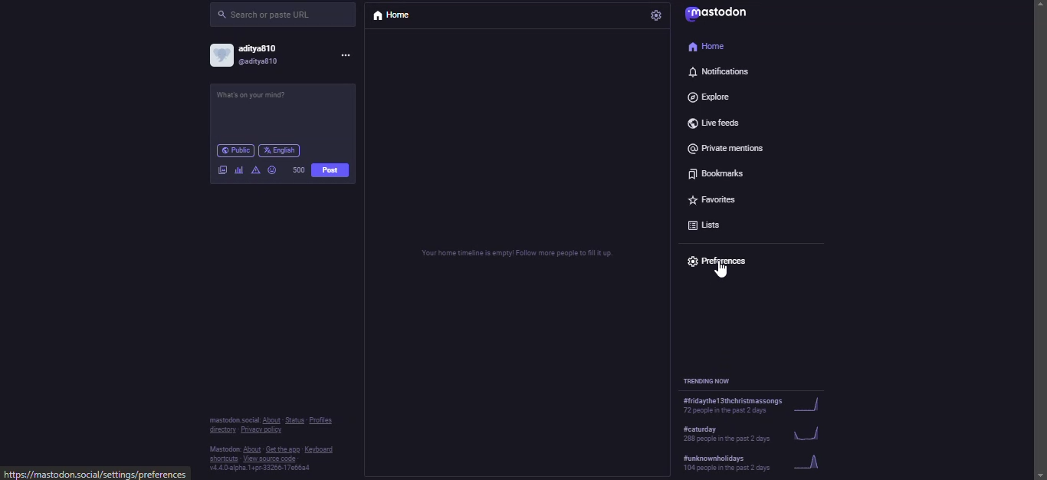 This screenshot has width=1047, height=480. I want to click on explore, so click(710, 97).